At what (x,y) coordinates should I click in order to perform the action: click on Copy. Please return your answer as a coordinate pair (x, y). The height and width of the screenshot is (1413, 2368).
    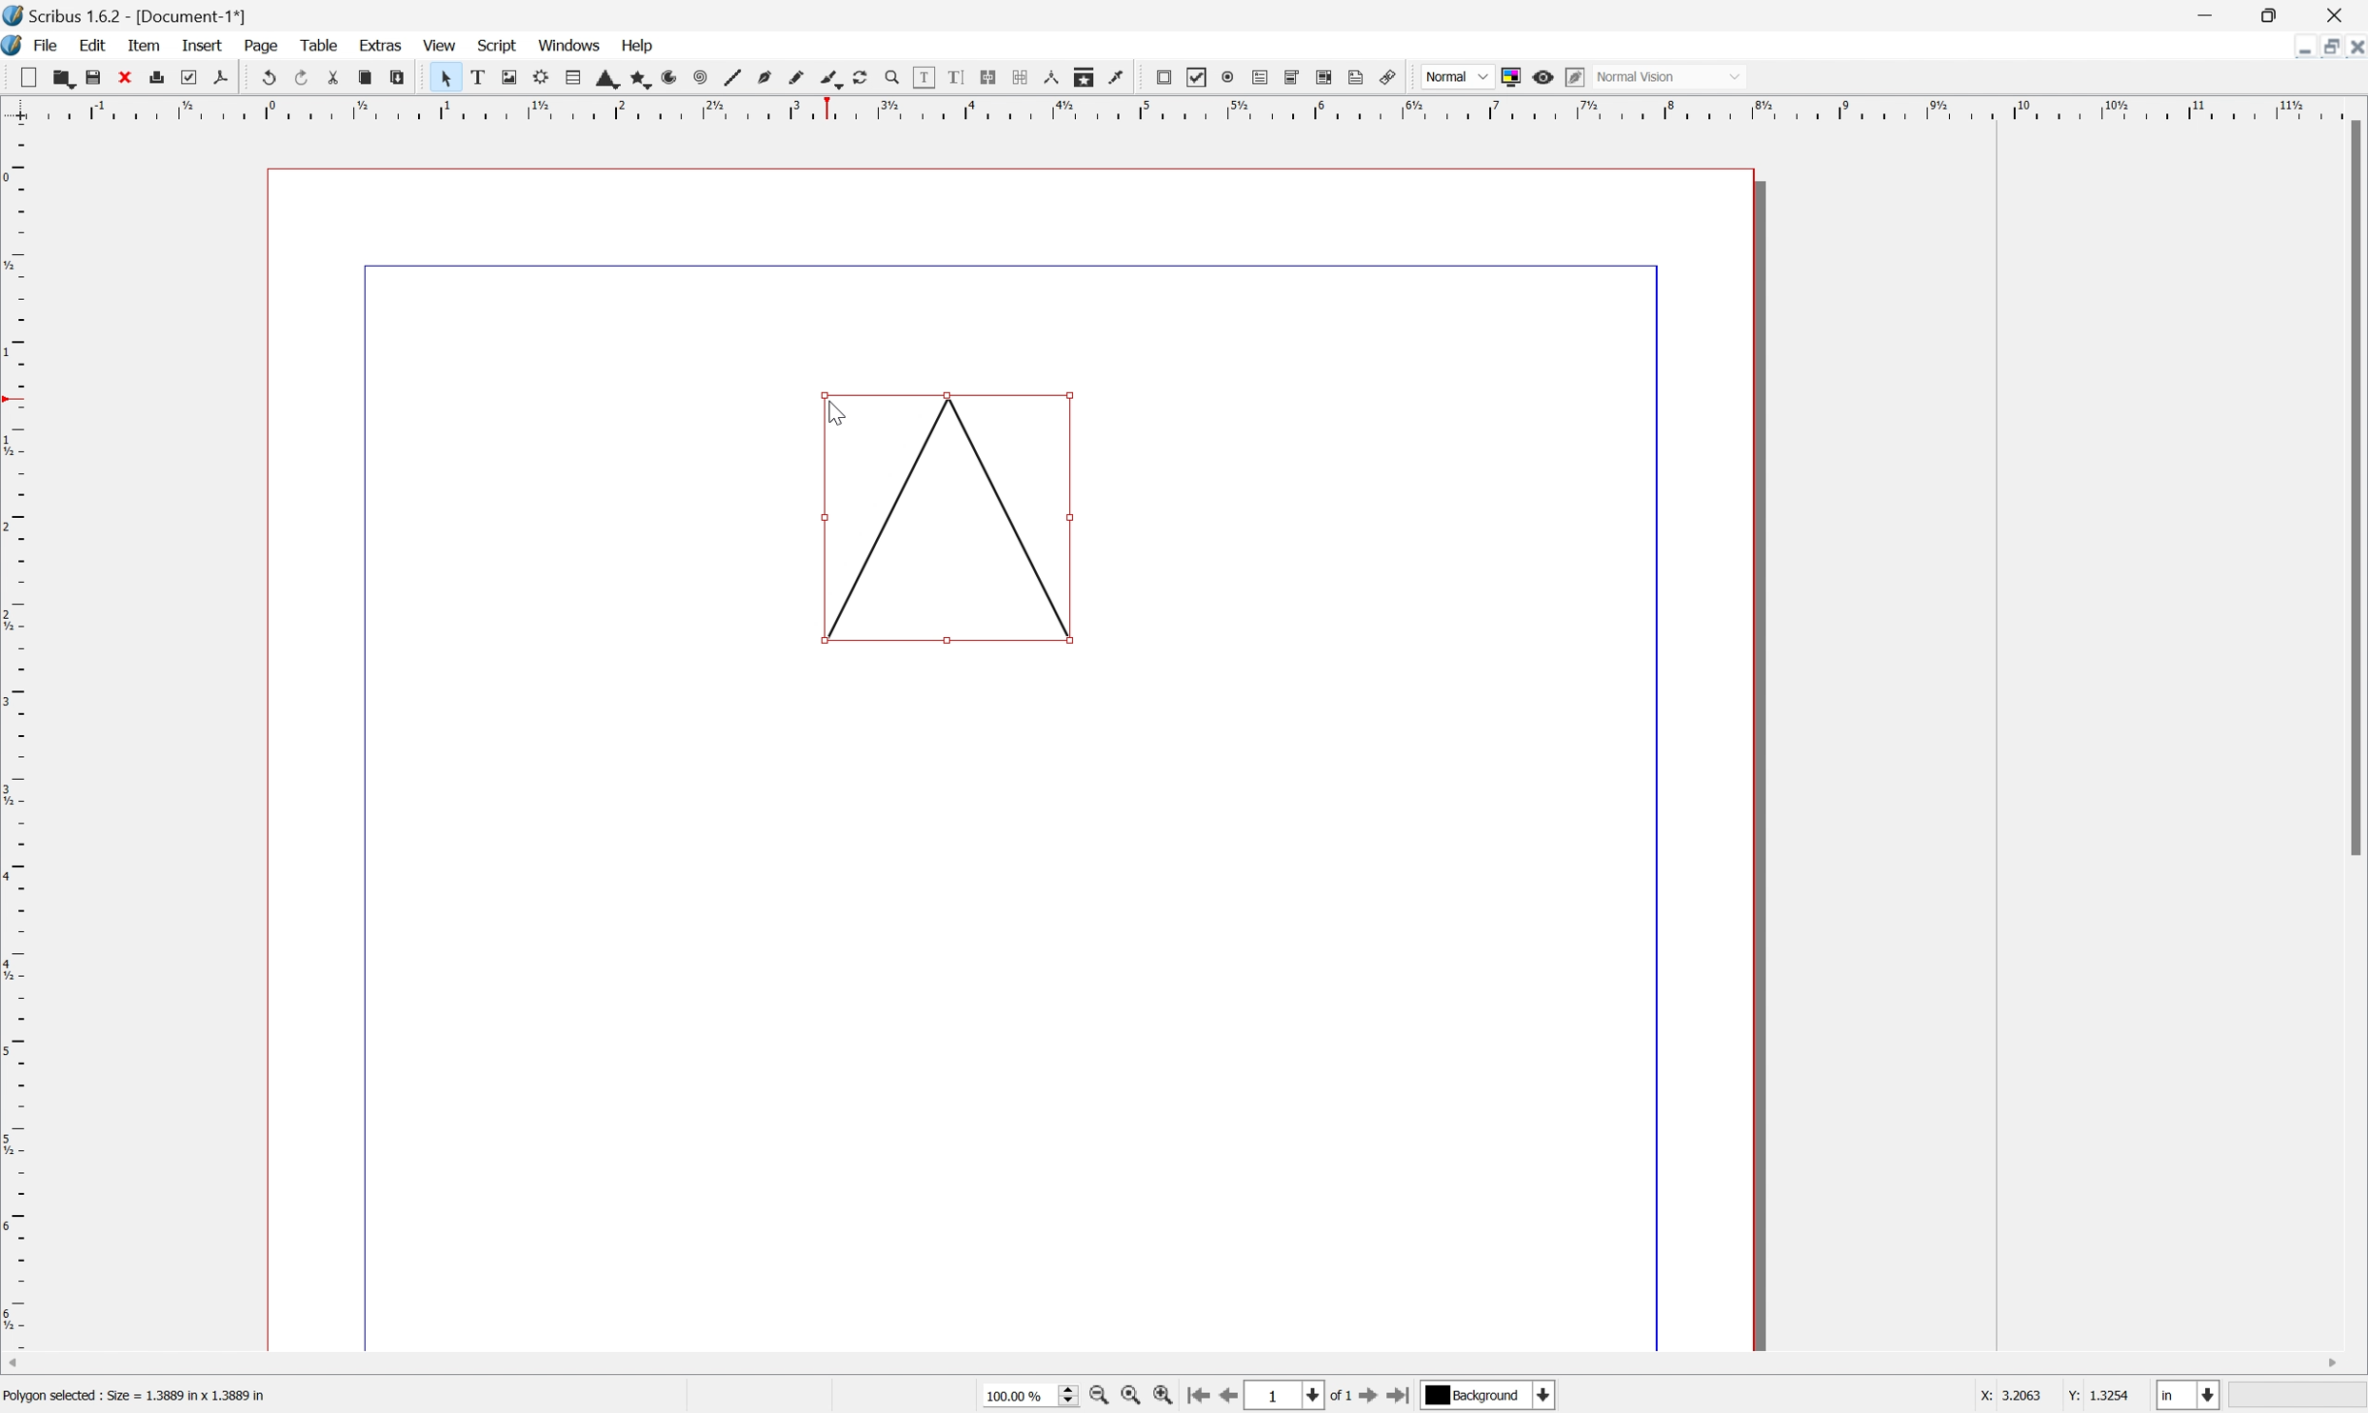
    Looking at the image, I should click on (363, 77).